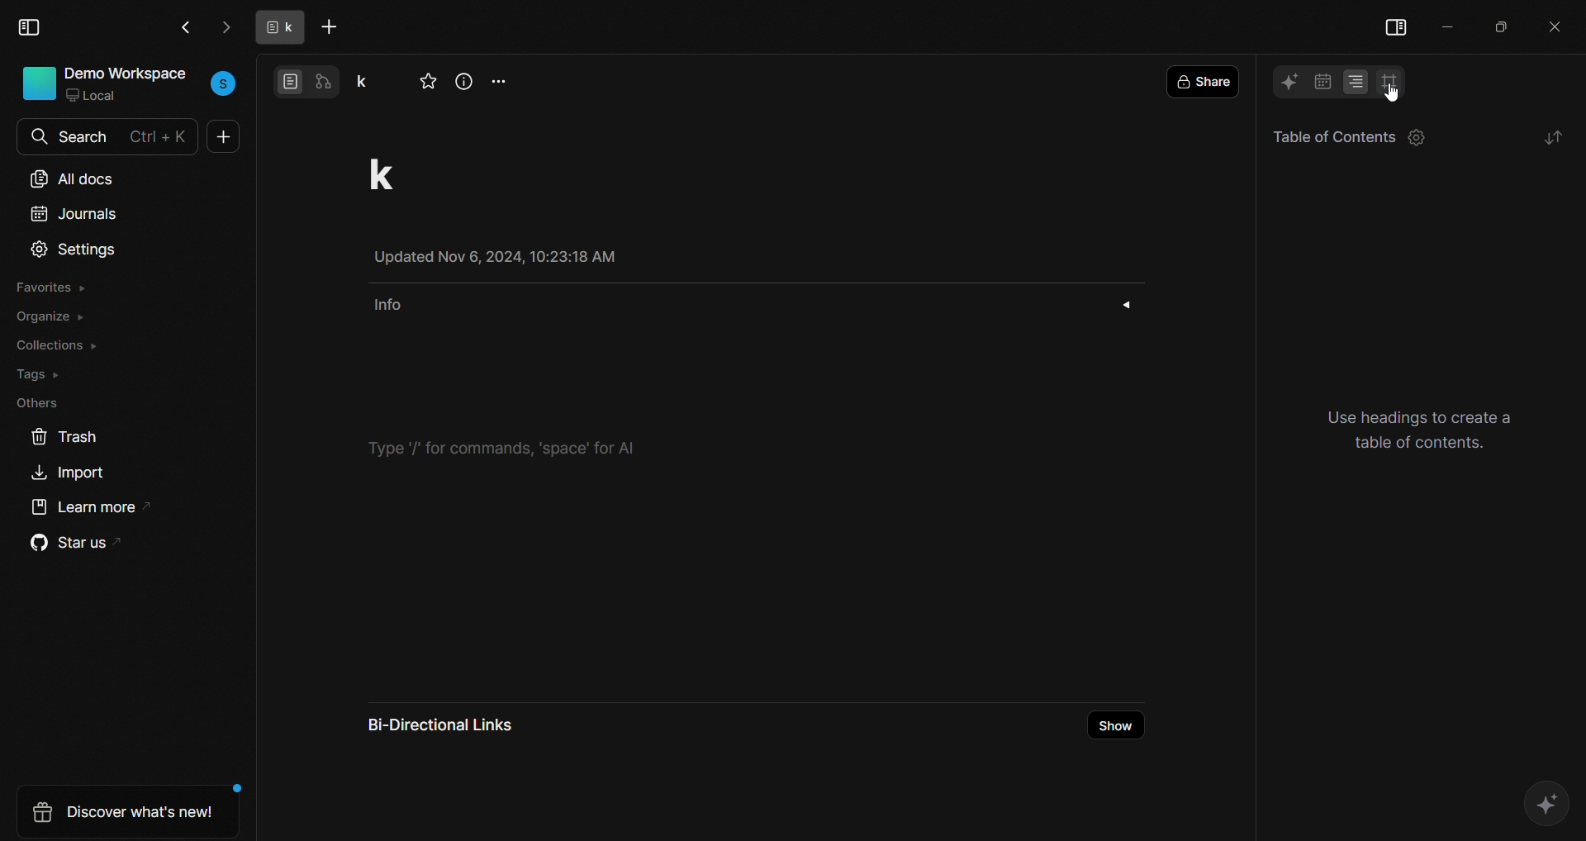  I want to click on others, so click(34, 402).